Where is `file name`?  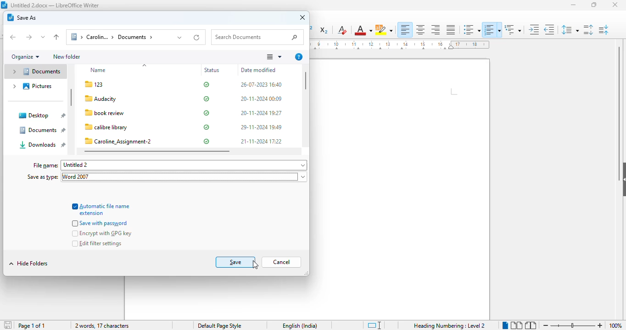 file name is located at coordinates (119, 113).